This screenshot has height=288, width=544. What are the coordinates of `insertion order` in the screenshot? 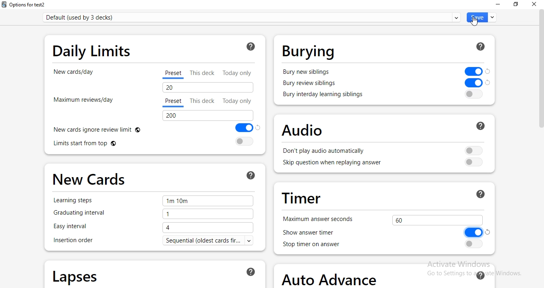 It's located at (73, 240).